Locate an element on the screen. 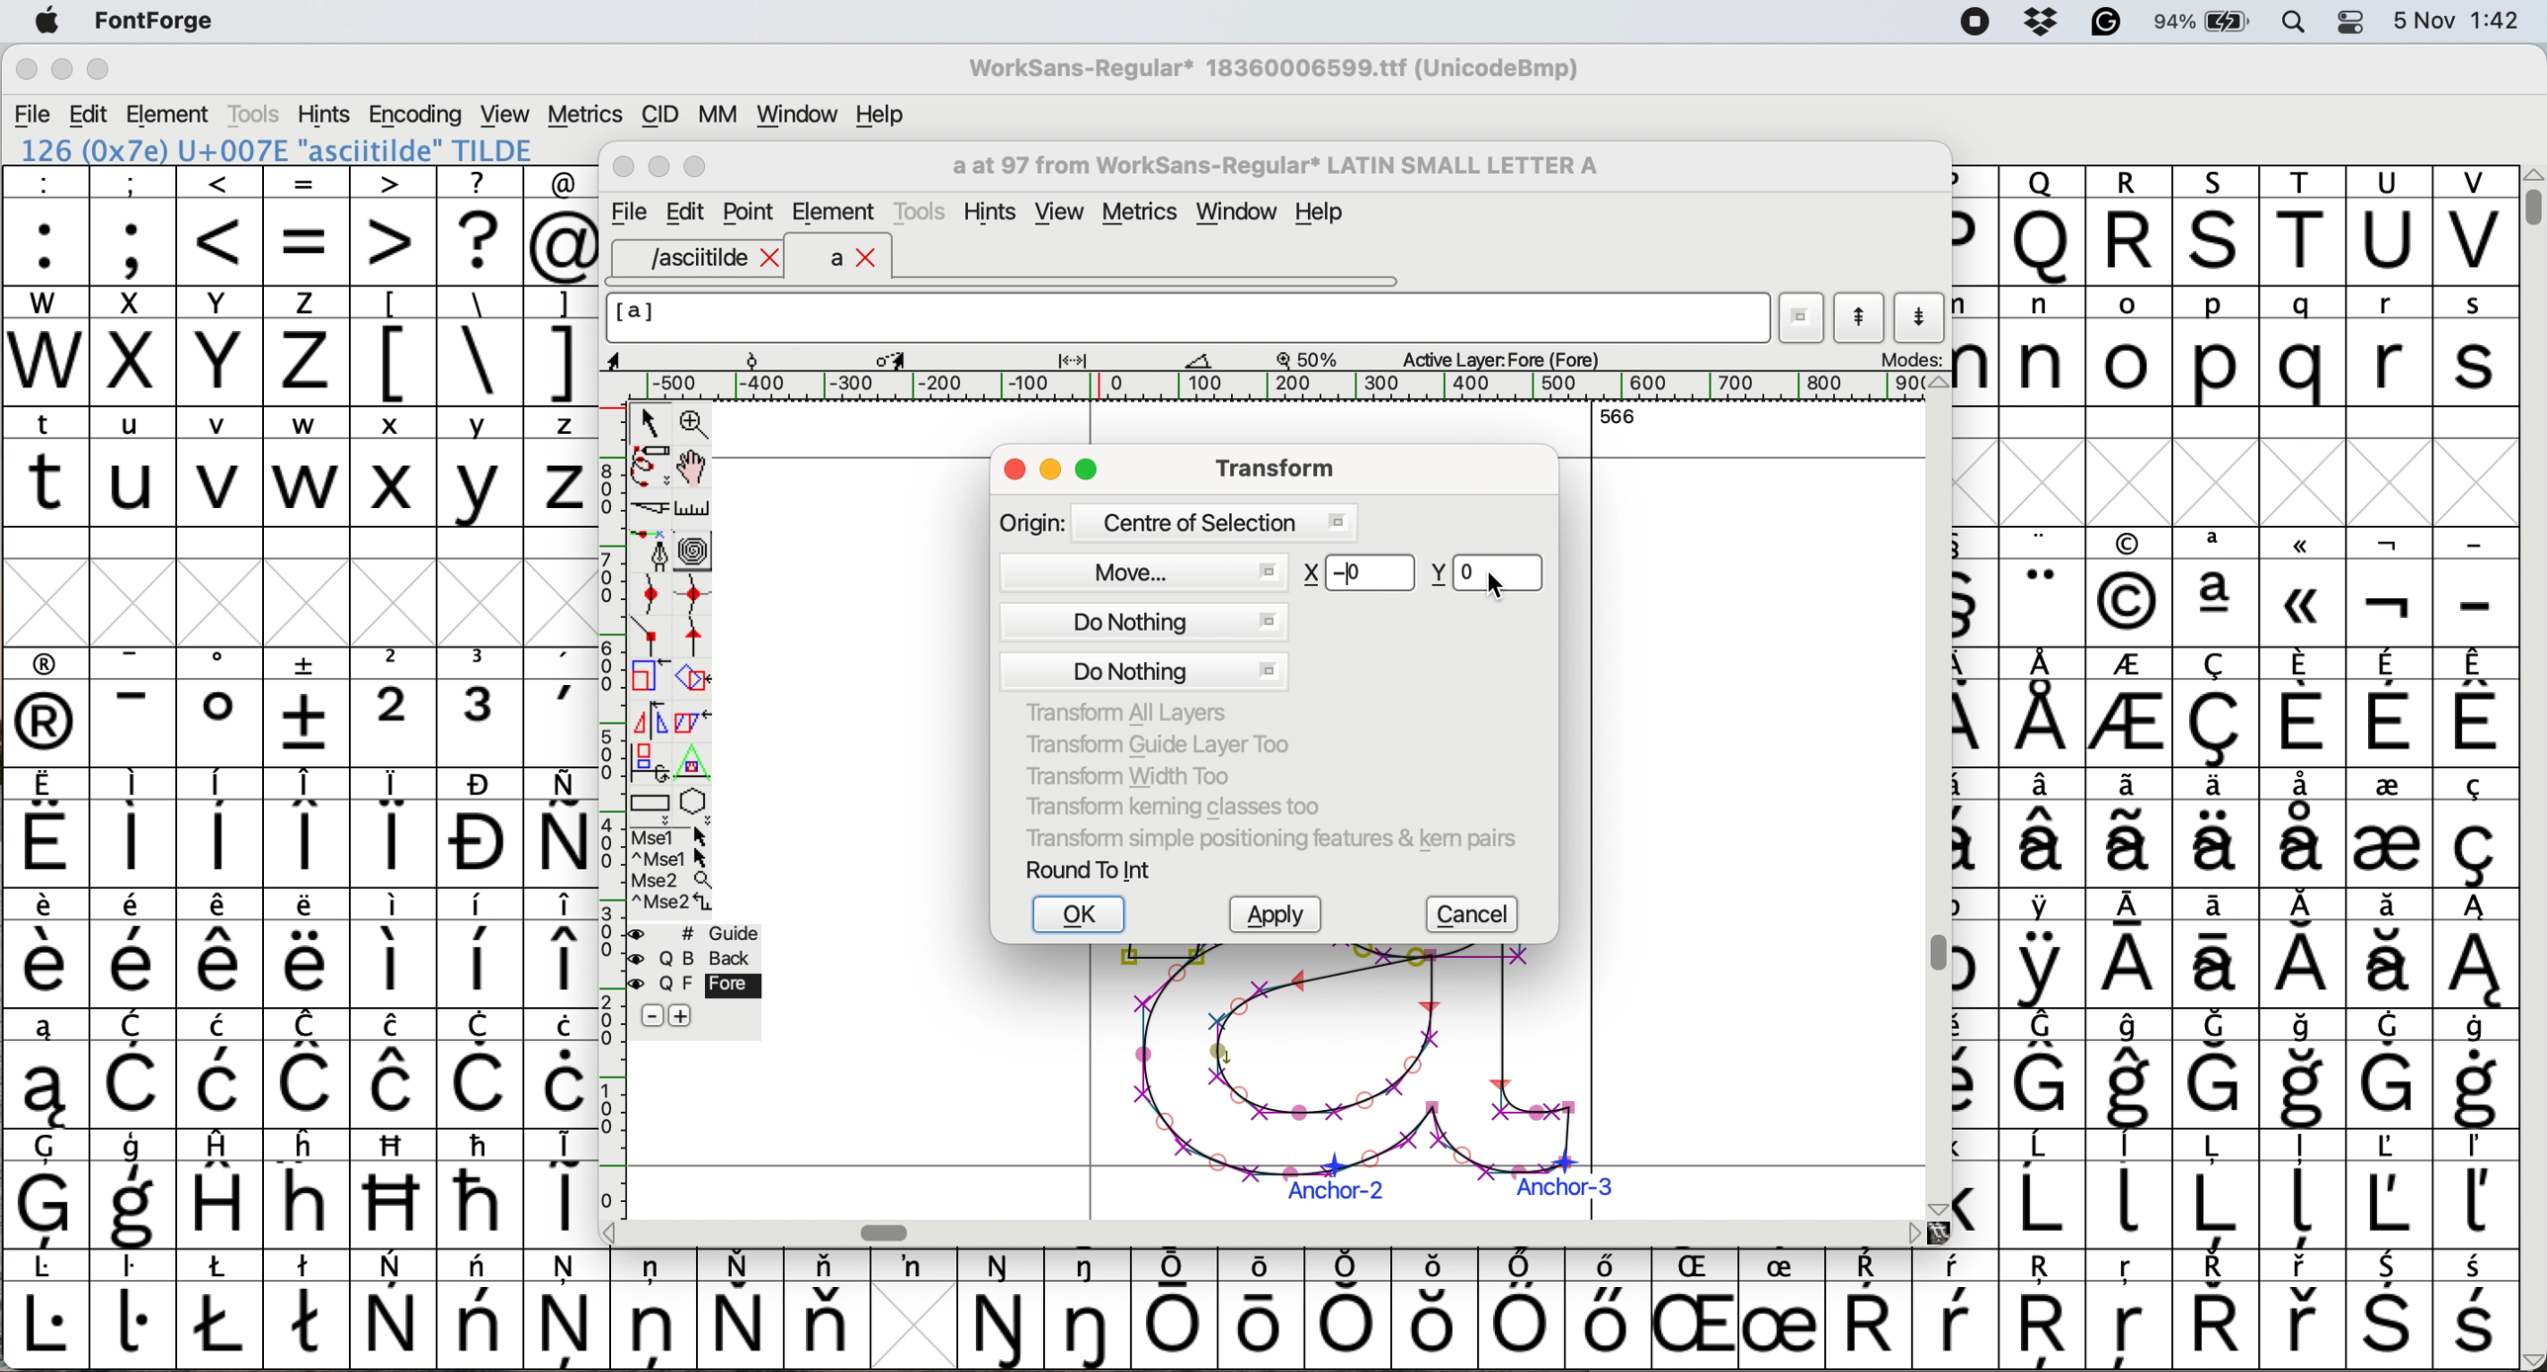 Image resolution: width=2547 pixels, height=1372 pixels. metrics is located at coordinates (1147, 214).